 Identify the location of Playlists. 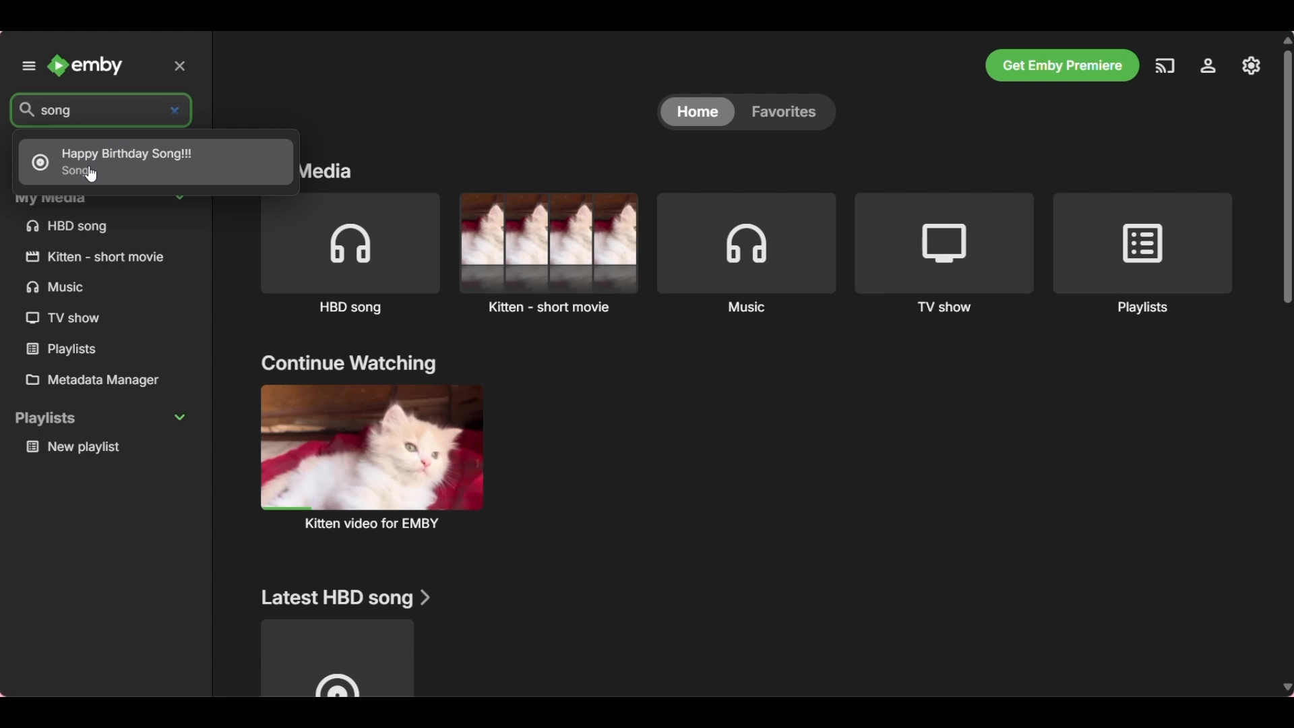
(1142, 254).